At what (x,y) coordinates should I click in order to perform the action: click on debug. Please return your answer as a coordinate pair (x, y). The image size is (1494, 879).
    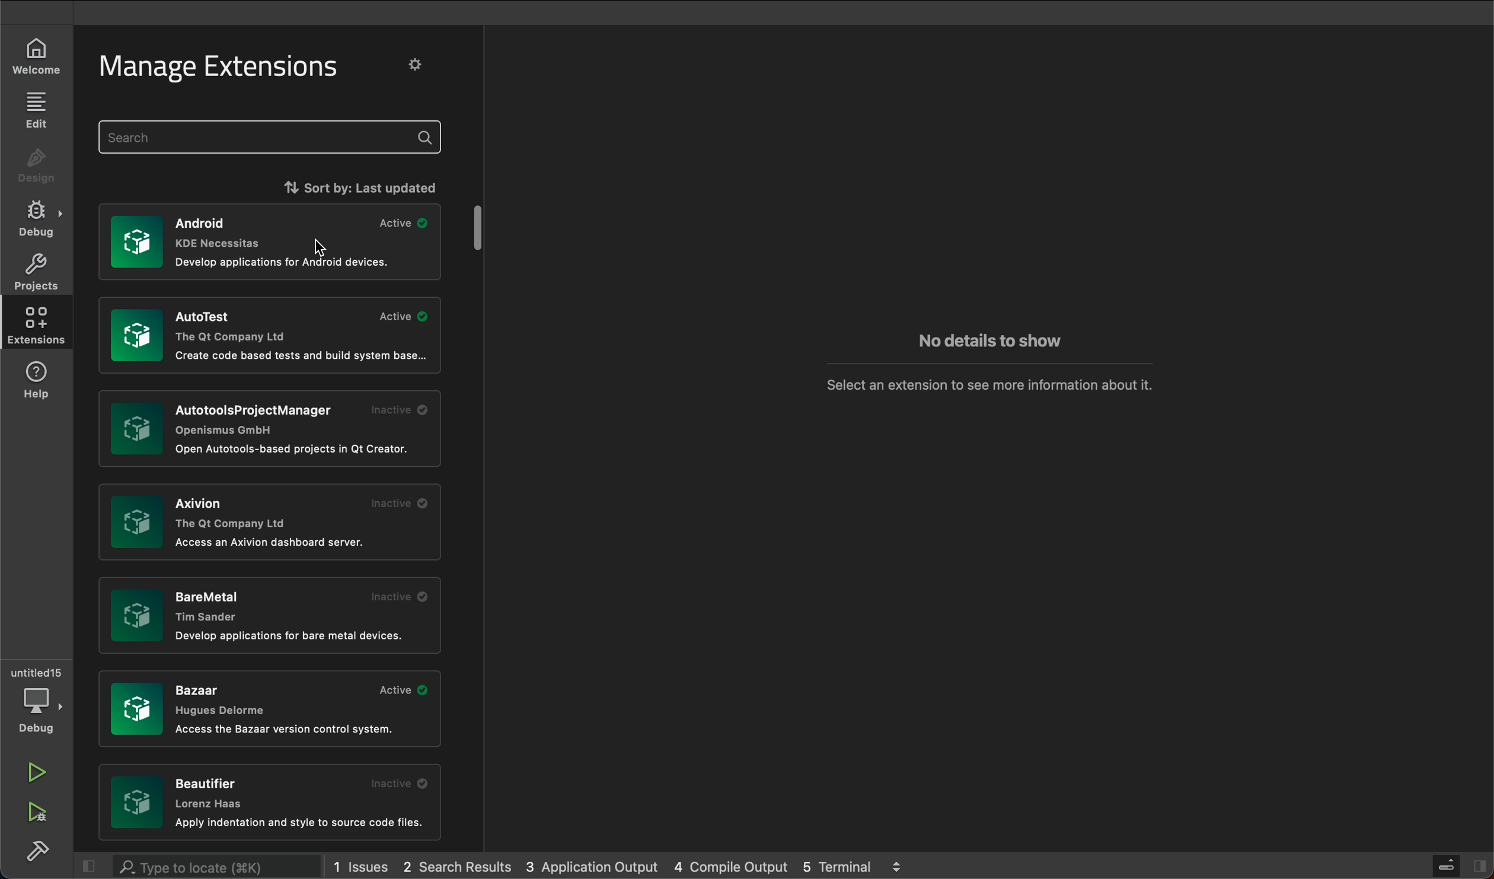
    Looking at the image, I should click on (33, 218).